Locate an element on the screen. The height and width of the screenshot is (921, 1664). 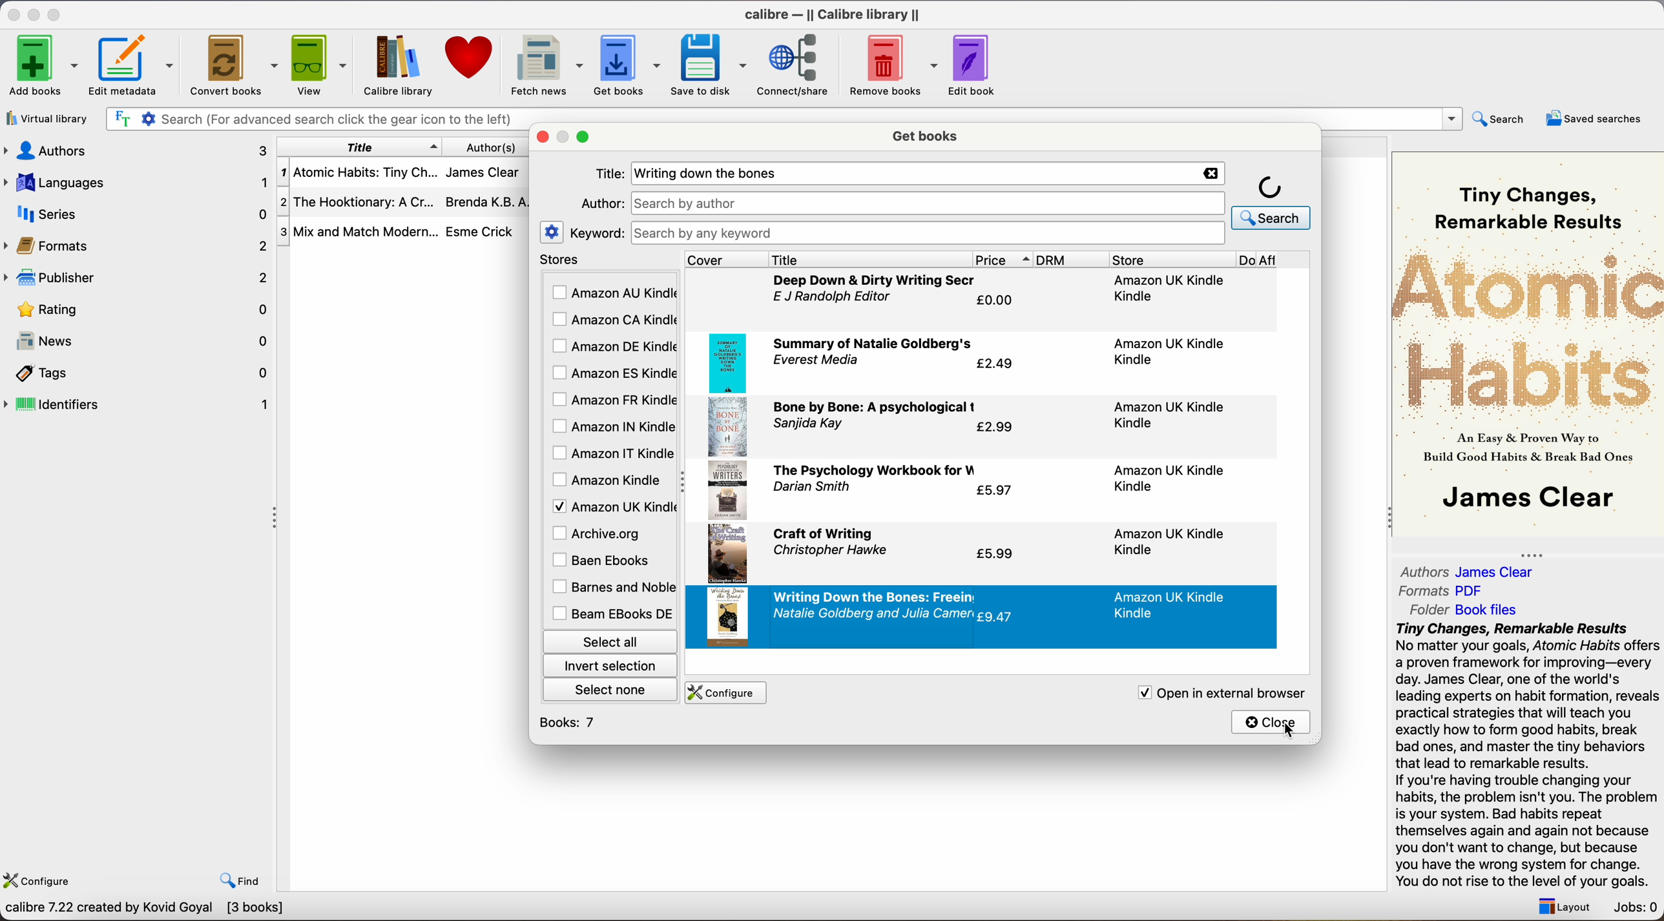
publisher is located at coordinates (140, 277).